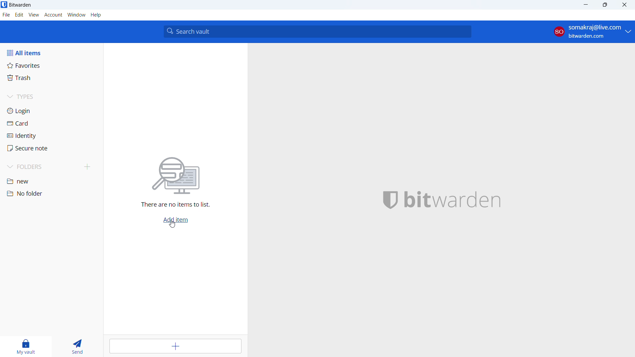  I want to click on bitwarden logo, so click(388, 201).